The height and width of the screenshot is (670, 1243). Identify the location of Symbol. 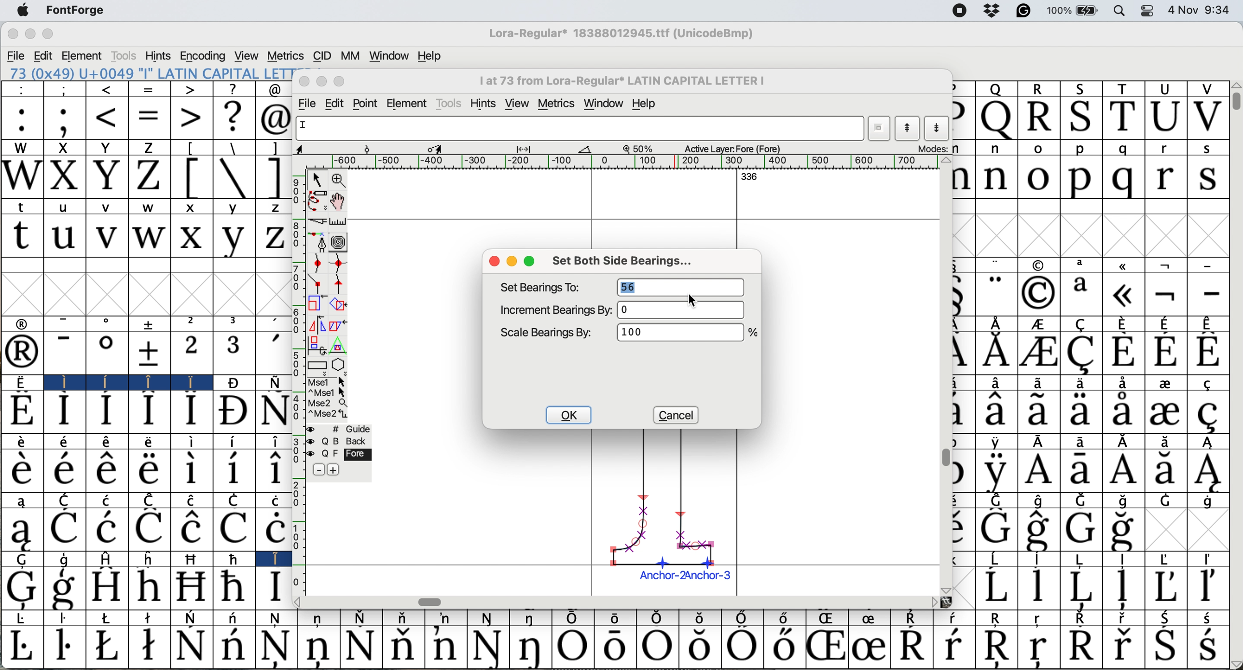
(191, 530).